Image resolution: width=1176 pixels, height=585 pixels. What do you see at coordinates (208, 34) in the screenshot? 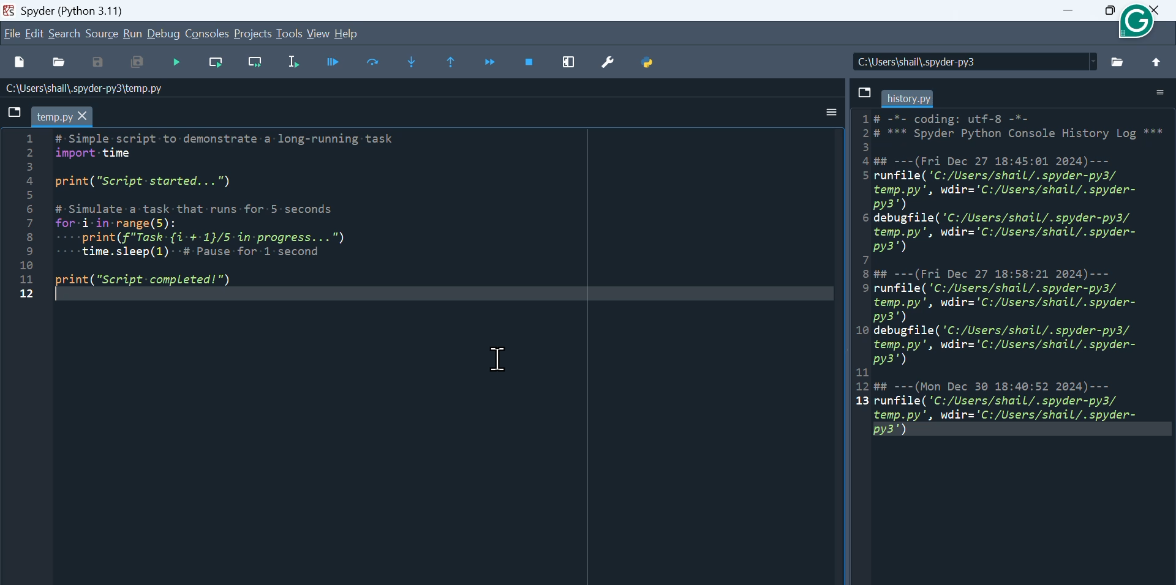
I see `Console` at bounding box center [208, 34].